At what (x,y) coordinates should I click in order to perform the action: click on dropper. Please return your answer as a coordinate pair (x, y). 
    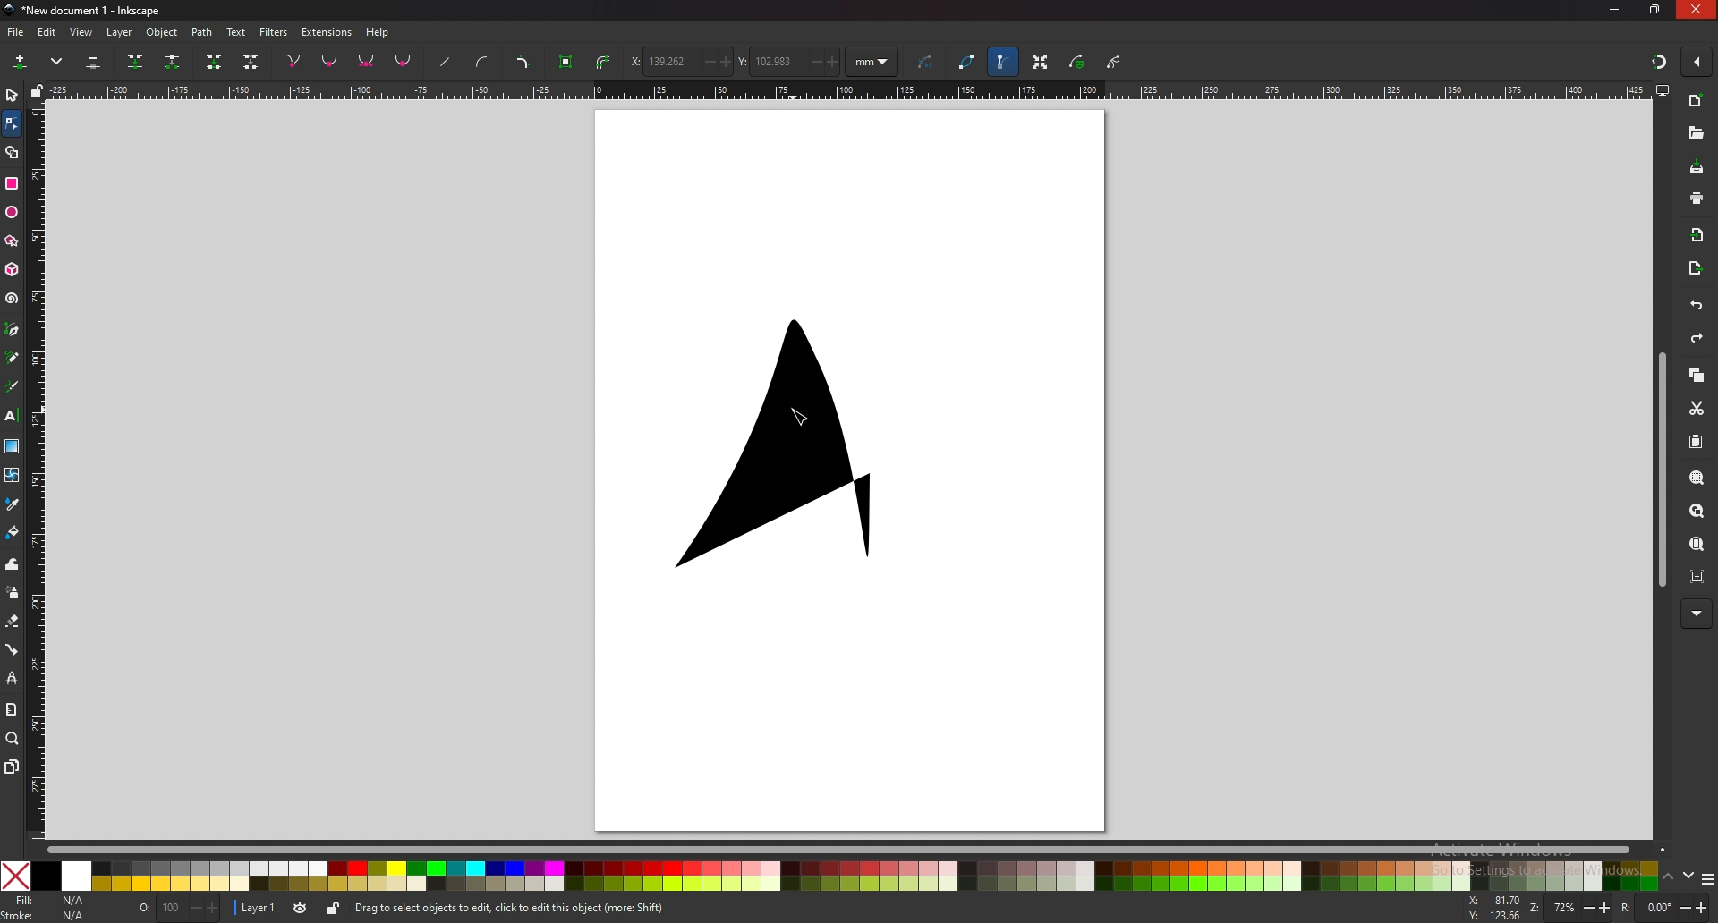
    Looking at the image, I should click on (12, 504).